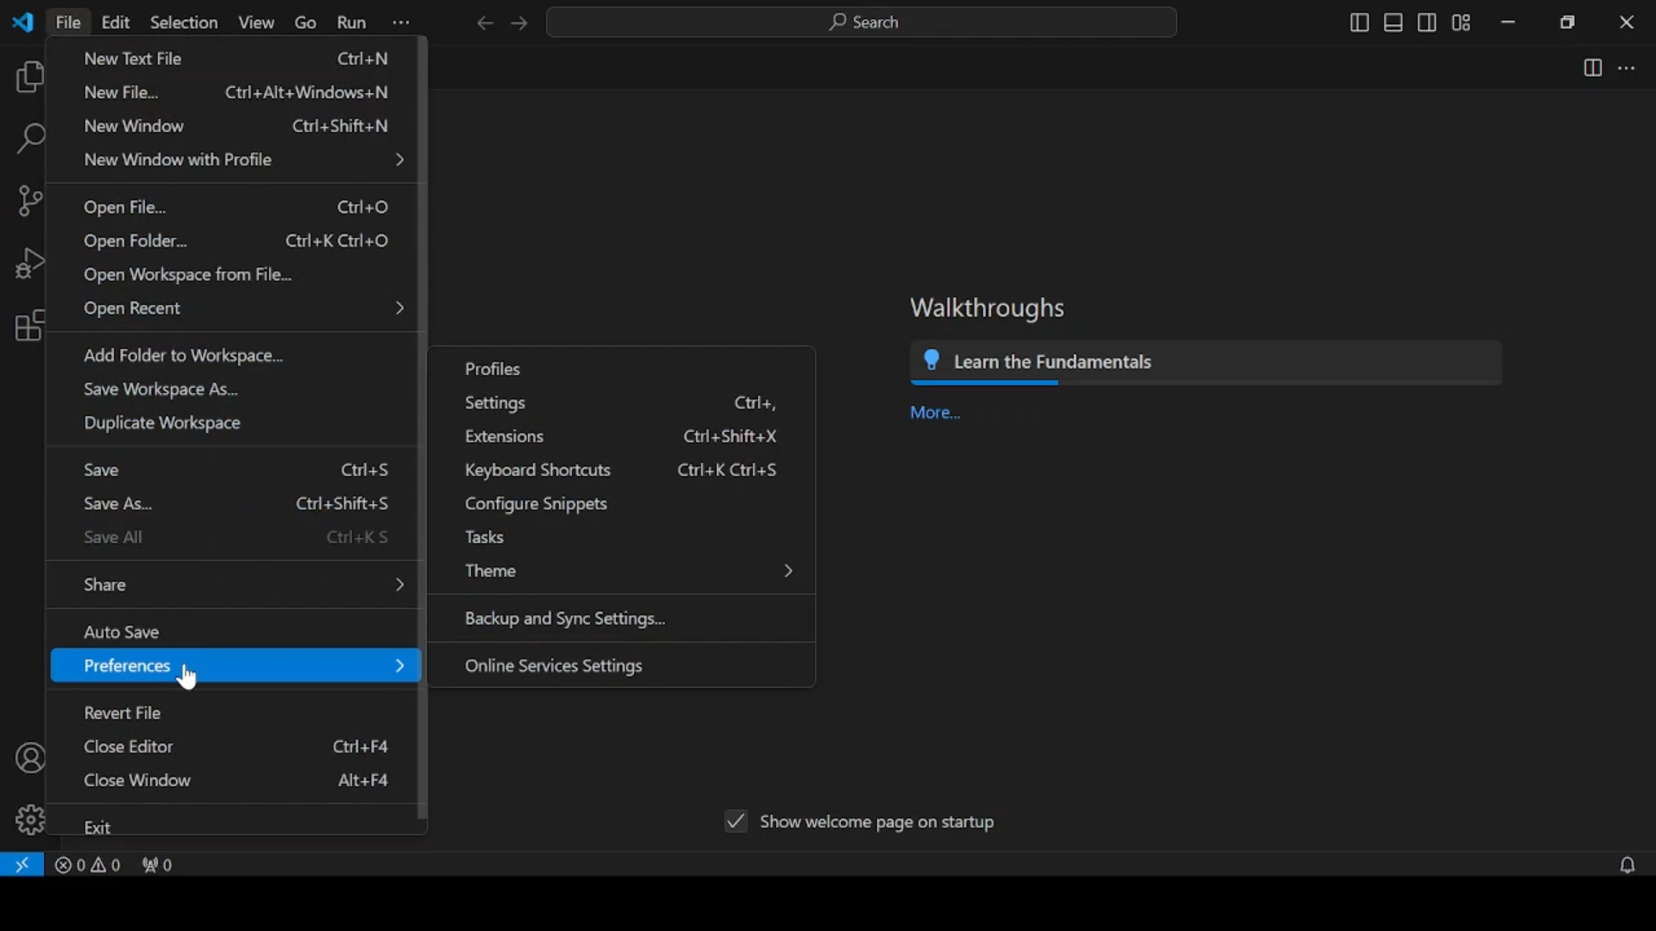 The image size is (1656, 931). What do you see at coordinates (158, 390) in the screenshot?
I see `save workplace as` at bounding box center [158, 390].